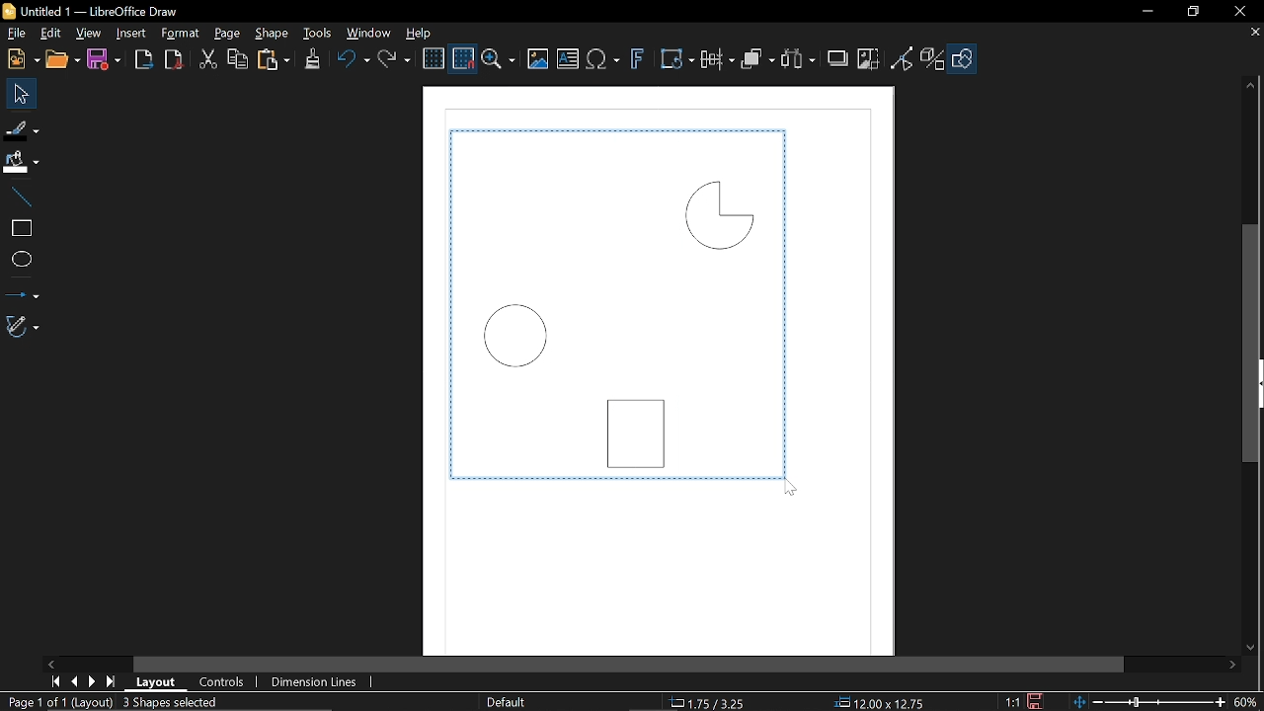 This screenshot has width=1264, height=711. Describe the element at coordinates (317, 34) in the screenshot. I see `Tools` at that location.